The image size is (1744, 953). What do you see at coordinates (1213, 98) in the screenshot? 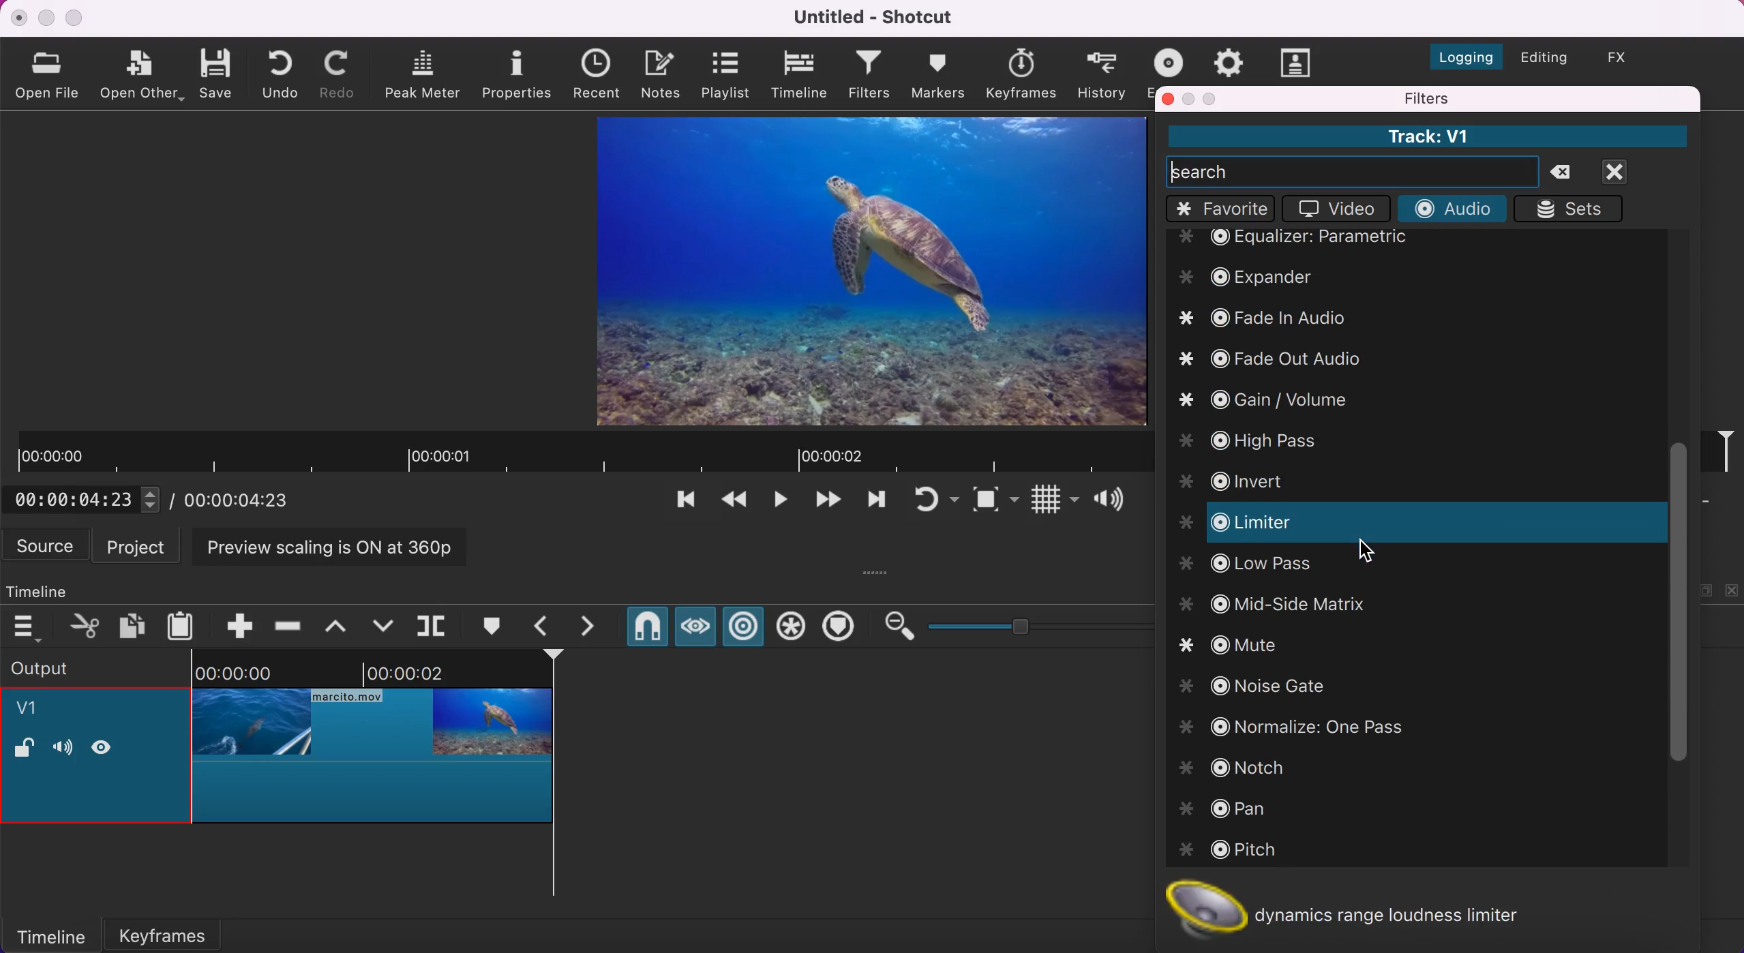
I see `maximize` at bounding box center [1213, 98].